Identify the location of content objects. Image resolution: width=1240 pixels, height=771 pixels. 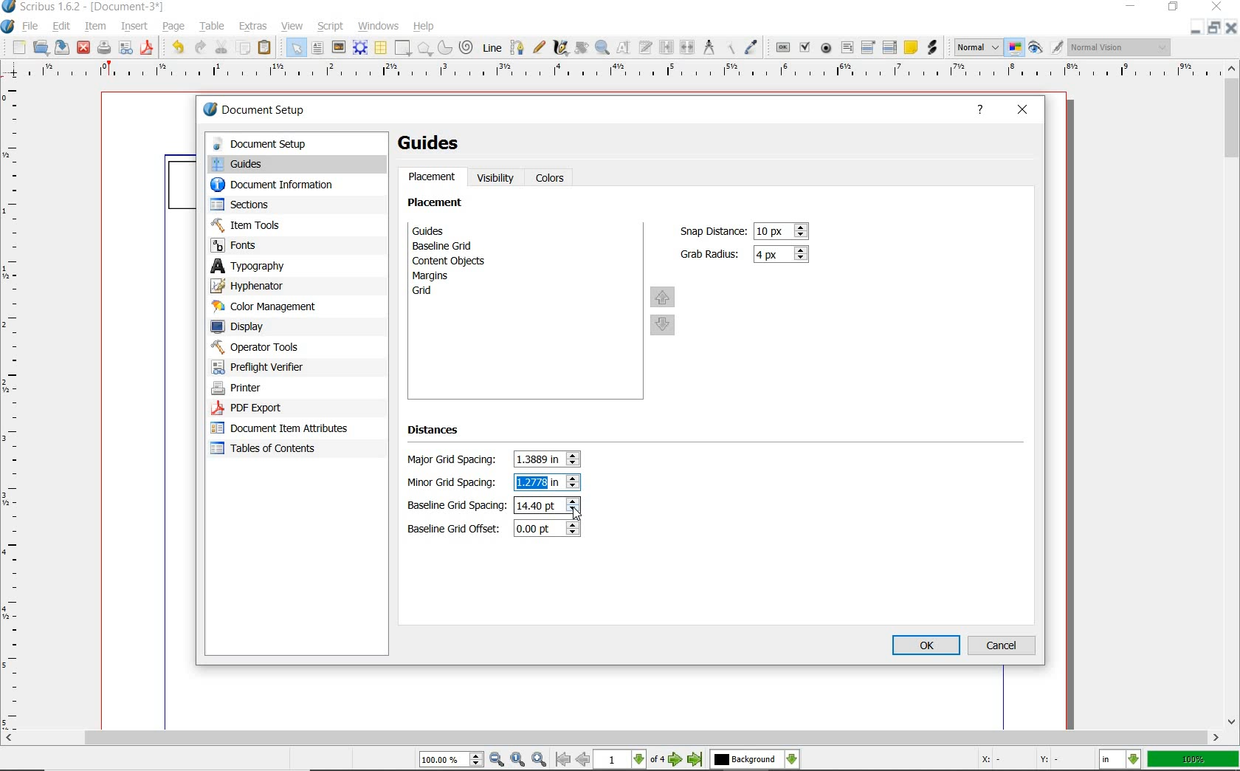
(457, 261).